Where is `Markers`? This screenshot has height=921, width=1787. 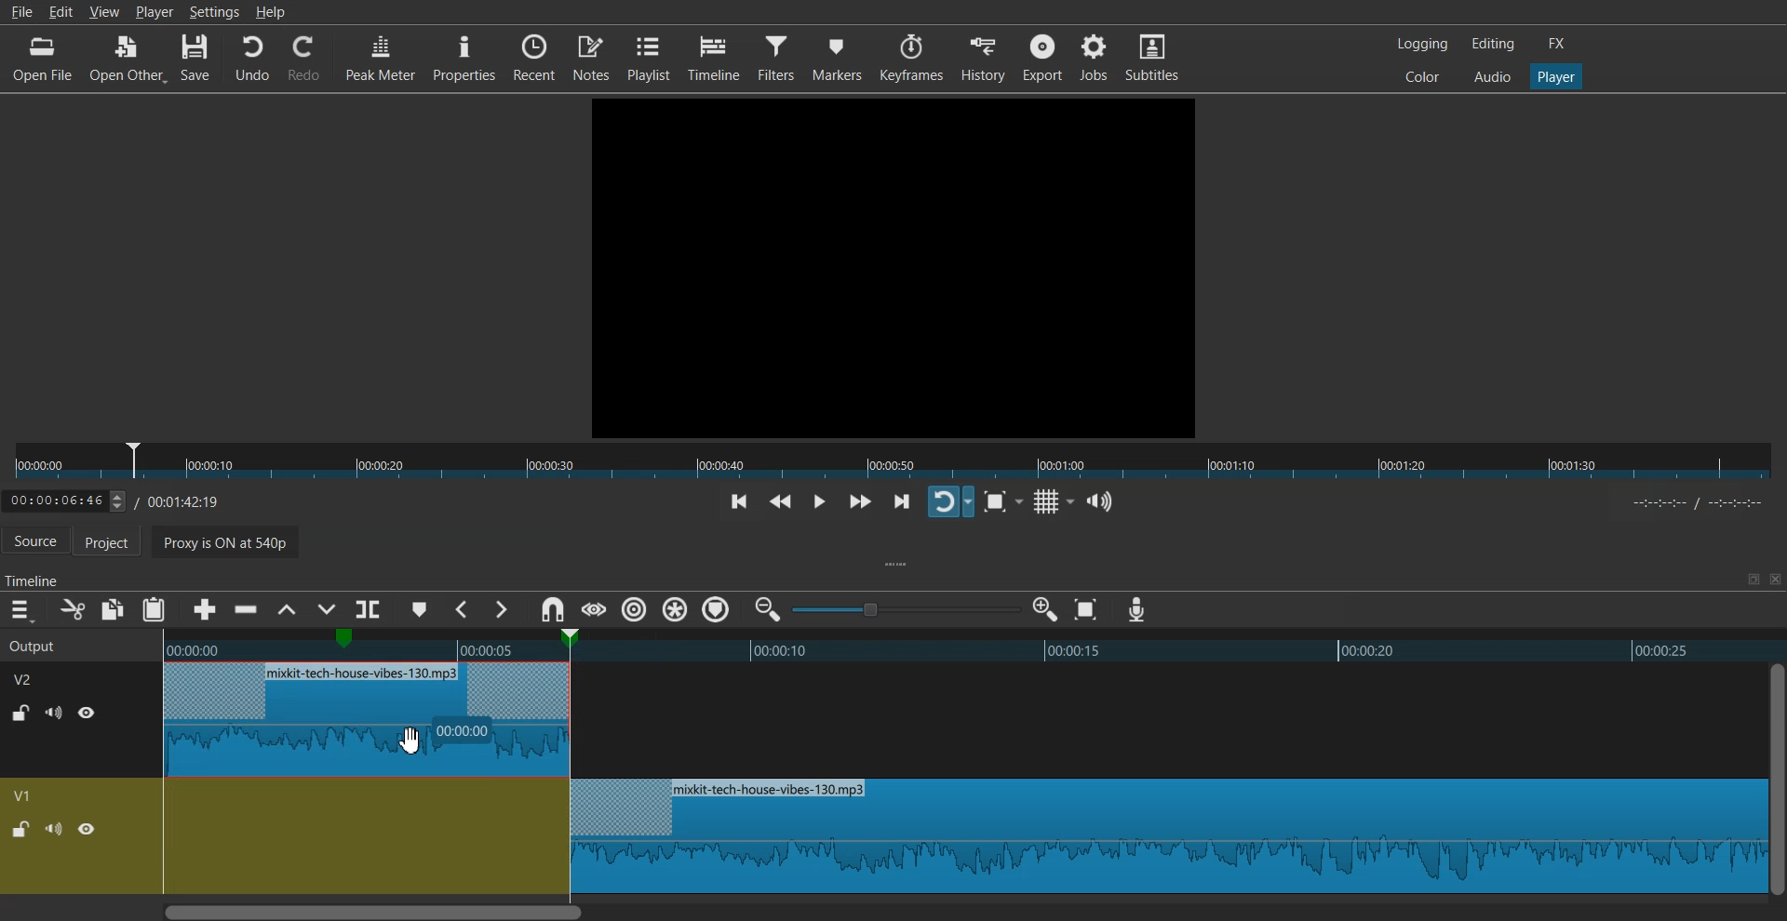 Markers is located at coordinates (838, 57).